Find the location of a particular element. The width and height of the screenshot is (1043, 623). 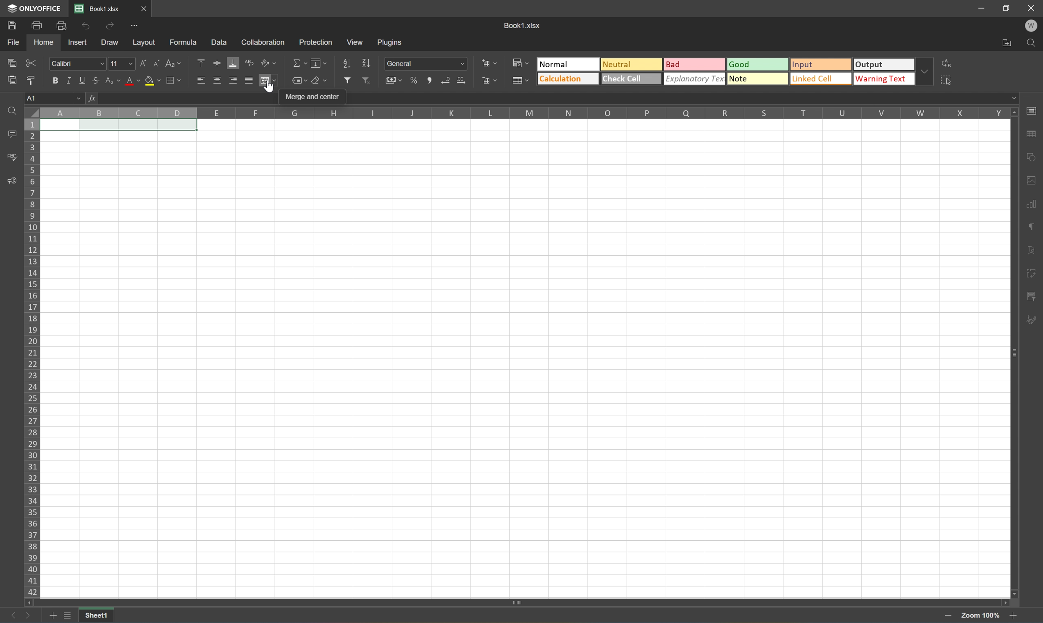

Warning text is located at coordinates (887, 79).